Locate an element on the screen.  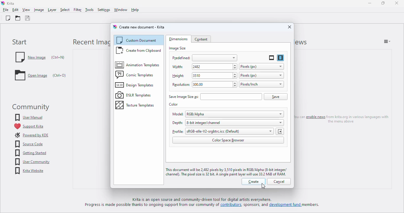
start is located at coordinates (20, 42).